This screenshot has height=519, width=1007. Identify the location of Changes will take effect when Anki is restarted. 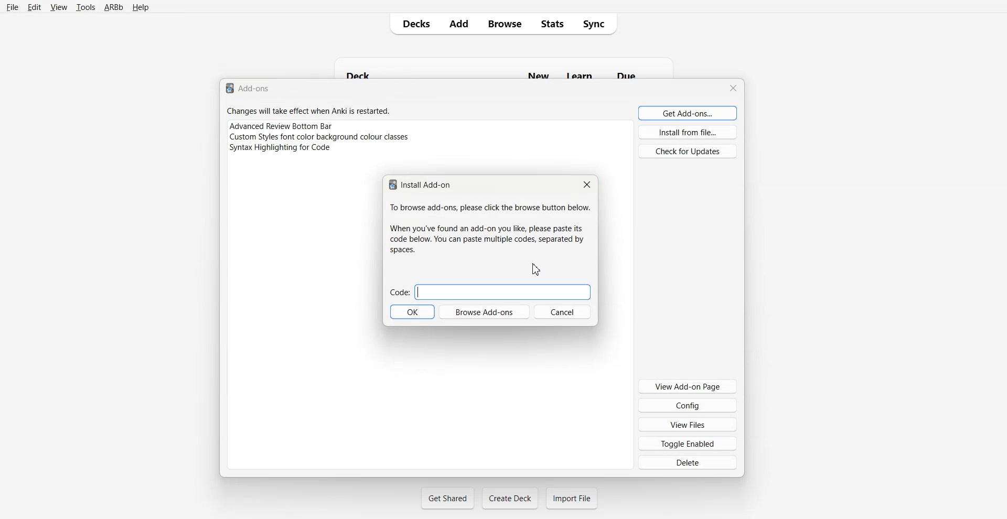
(308, 110).